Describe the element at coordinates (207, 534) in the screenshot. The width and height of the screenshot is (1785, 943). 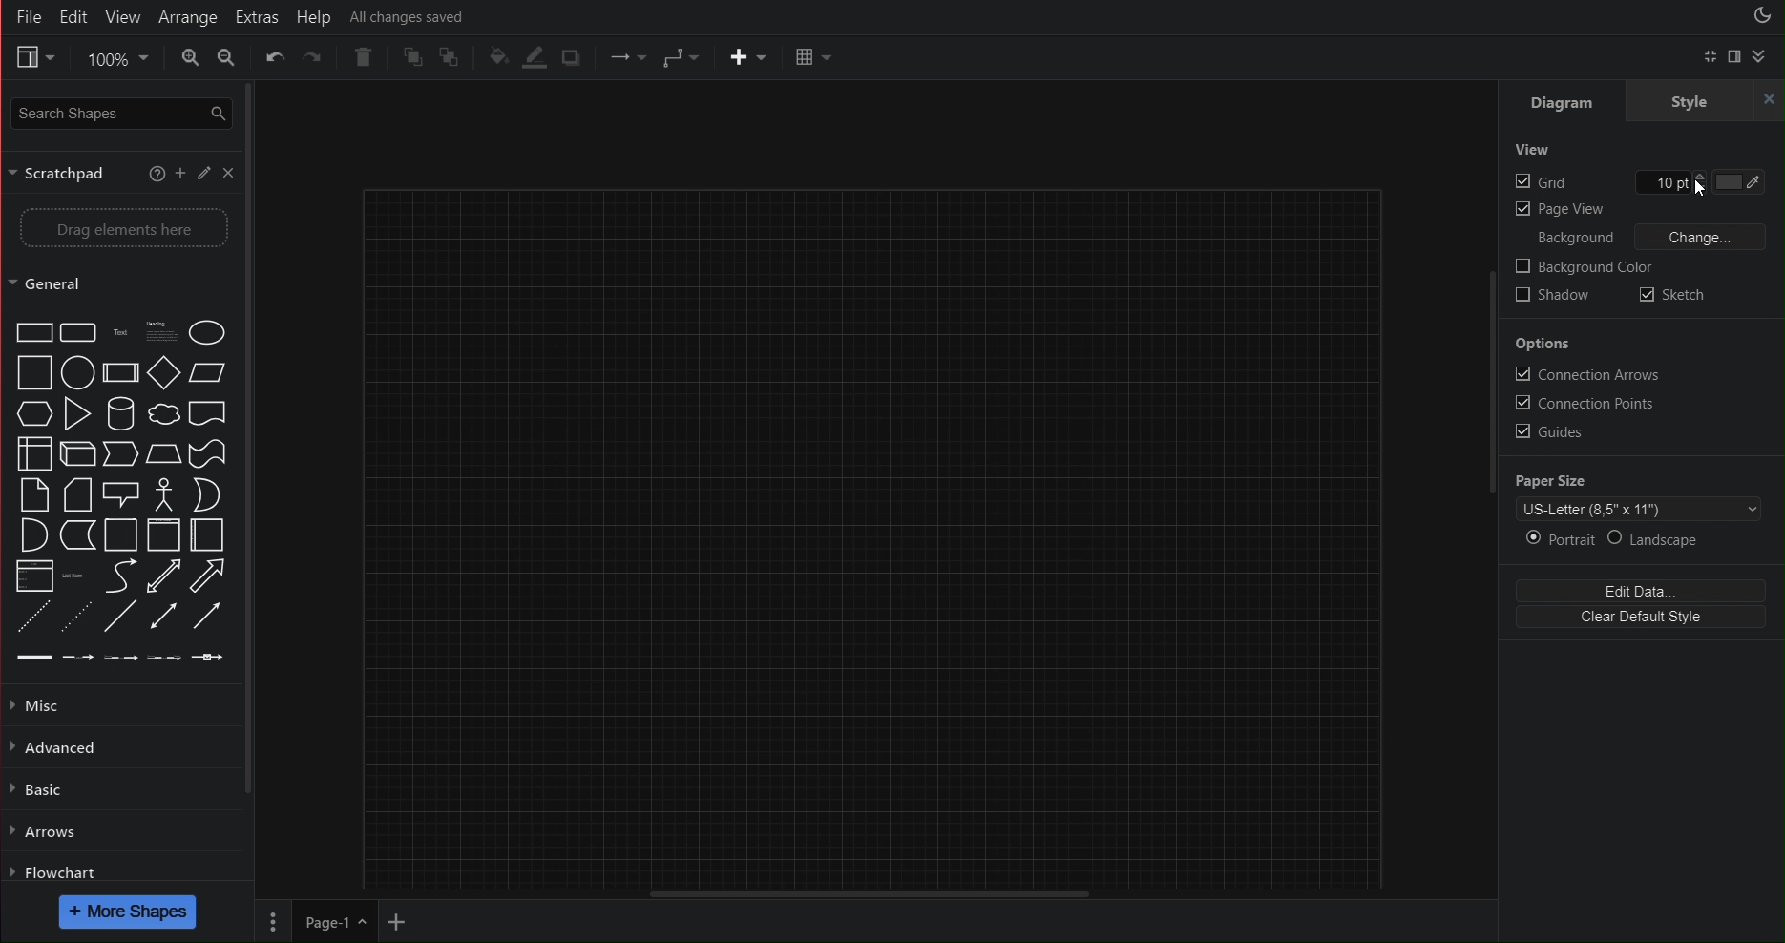
I see `side header` at that location.